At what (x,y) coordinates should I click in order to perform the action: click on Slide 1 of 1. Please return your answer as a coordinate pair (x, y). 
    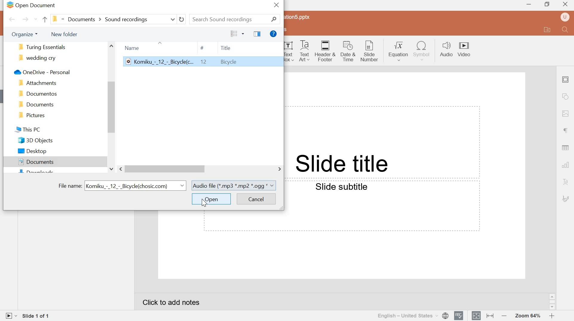
    Looking at the image, I should click on (37, 317).